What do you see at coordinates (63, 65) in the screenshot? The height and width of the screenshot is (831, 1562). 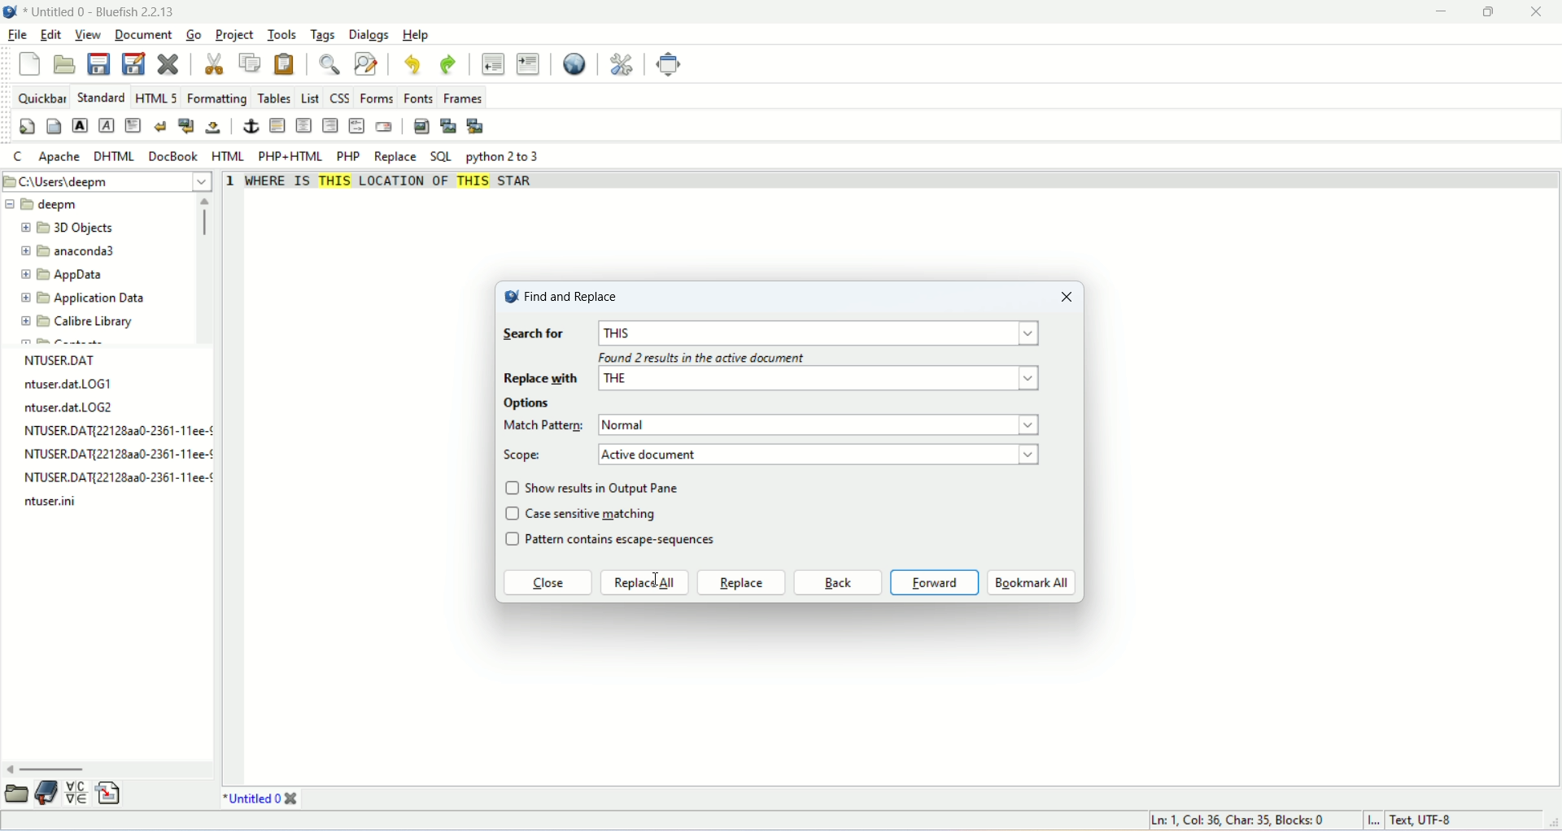 I see `open file` at bounding box center [63, 65].